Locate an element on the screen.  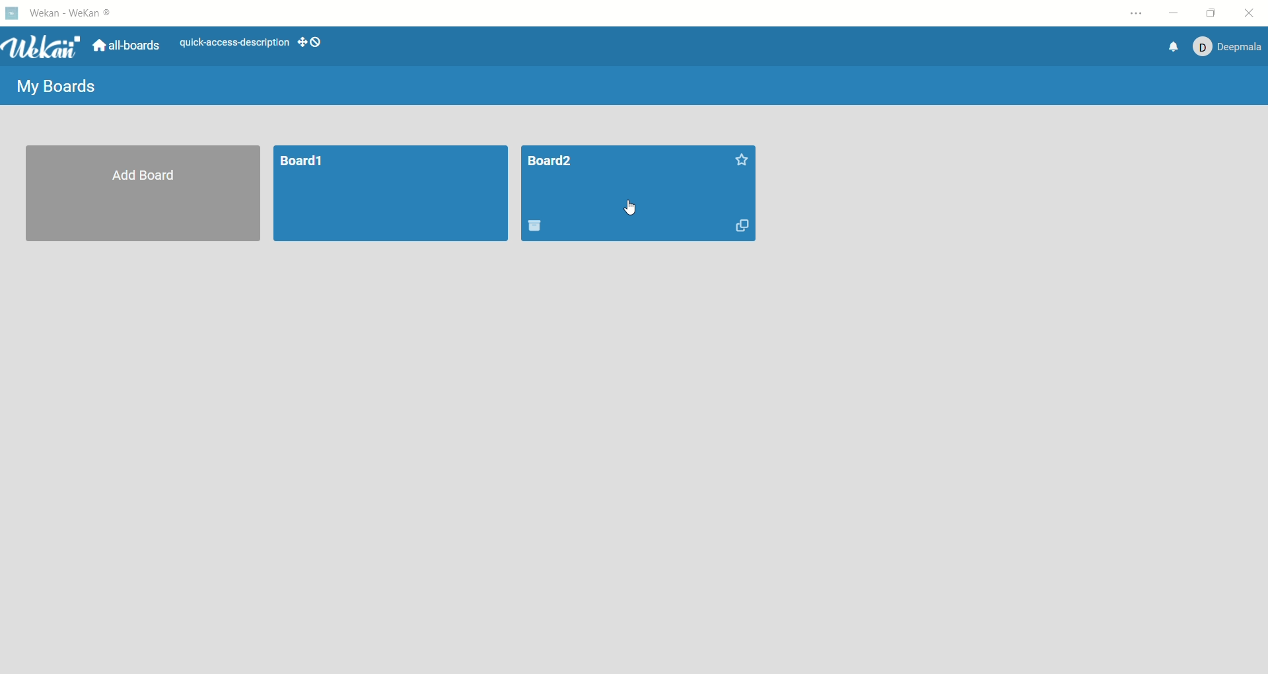
cursor is located at coordinates (629, 208).